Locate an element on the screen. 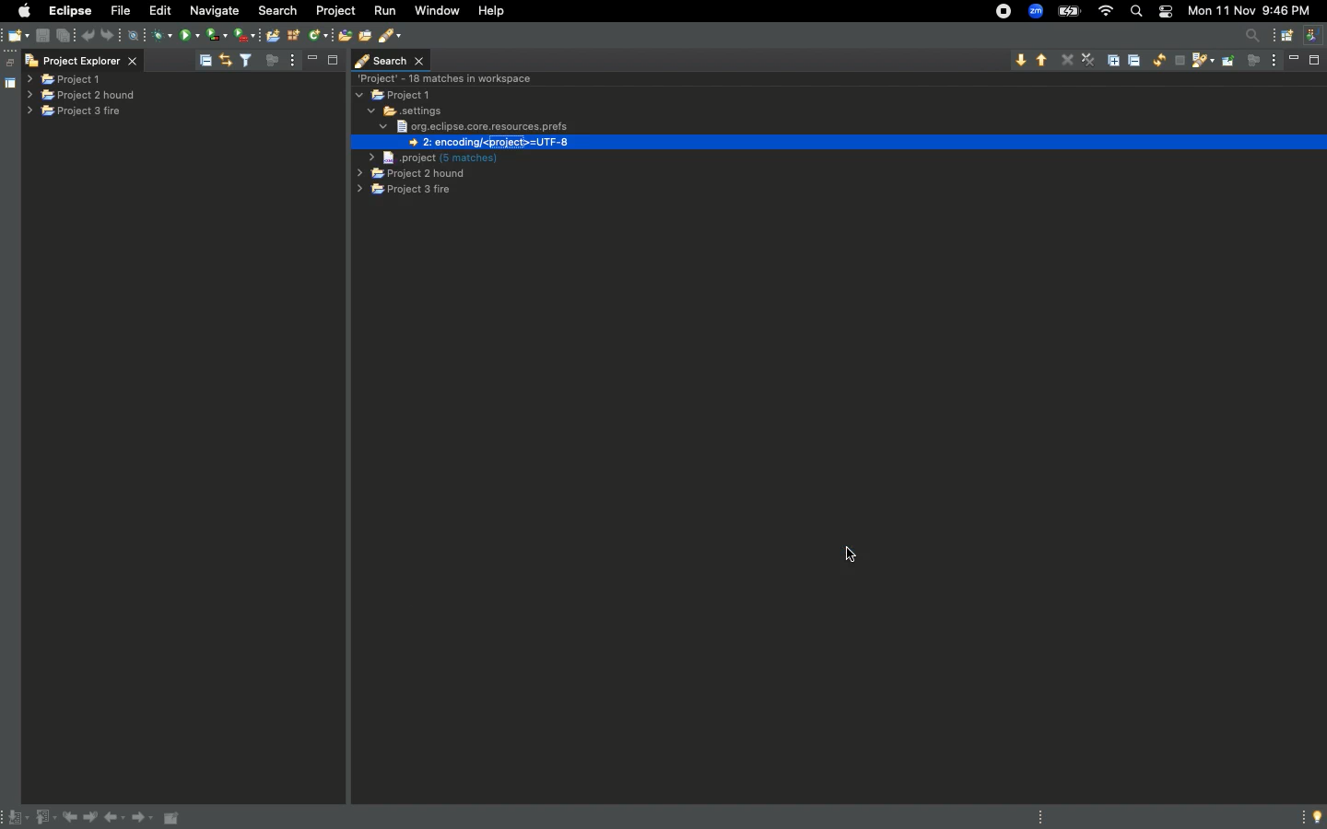  Project - 18 matches is located at coordinates (448, 77).